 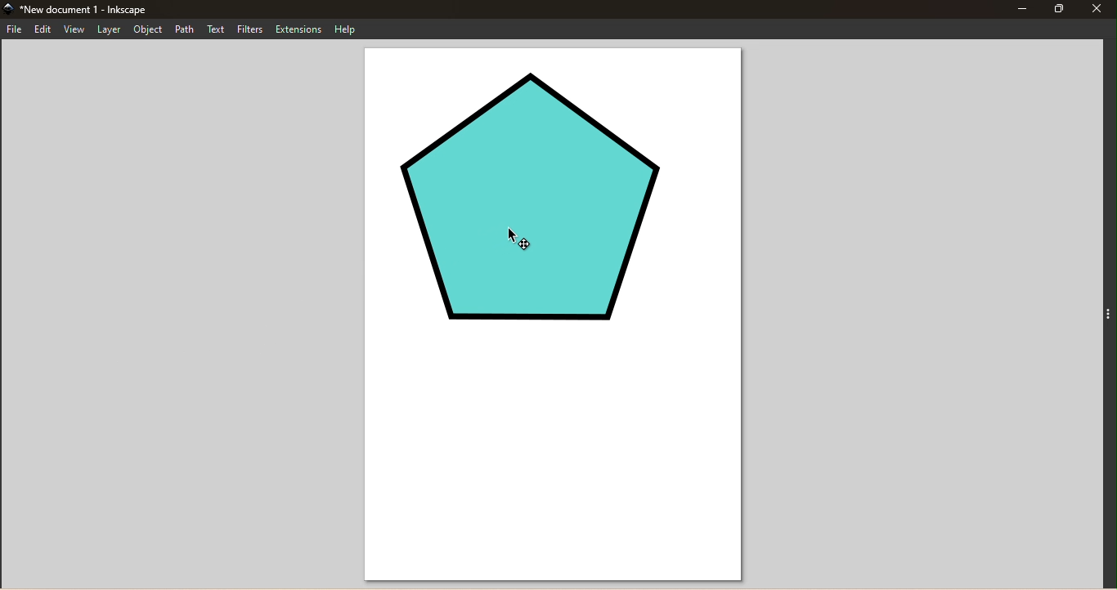 What do you see at coordinates (217, 29) in the screenshot?
I see `Text` at bounding box center [217, 29].